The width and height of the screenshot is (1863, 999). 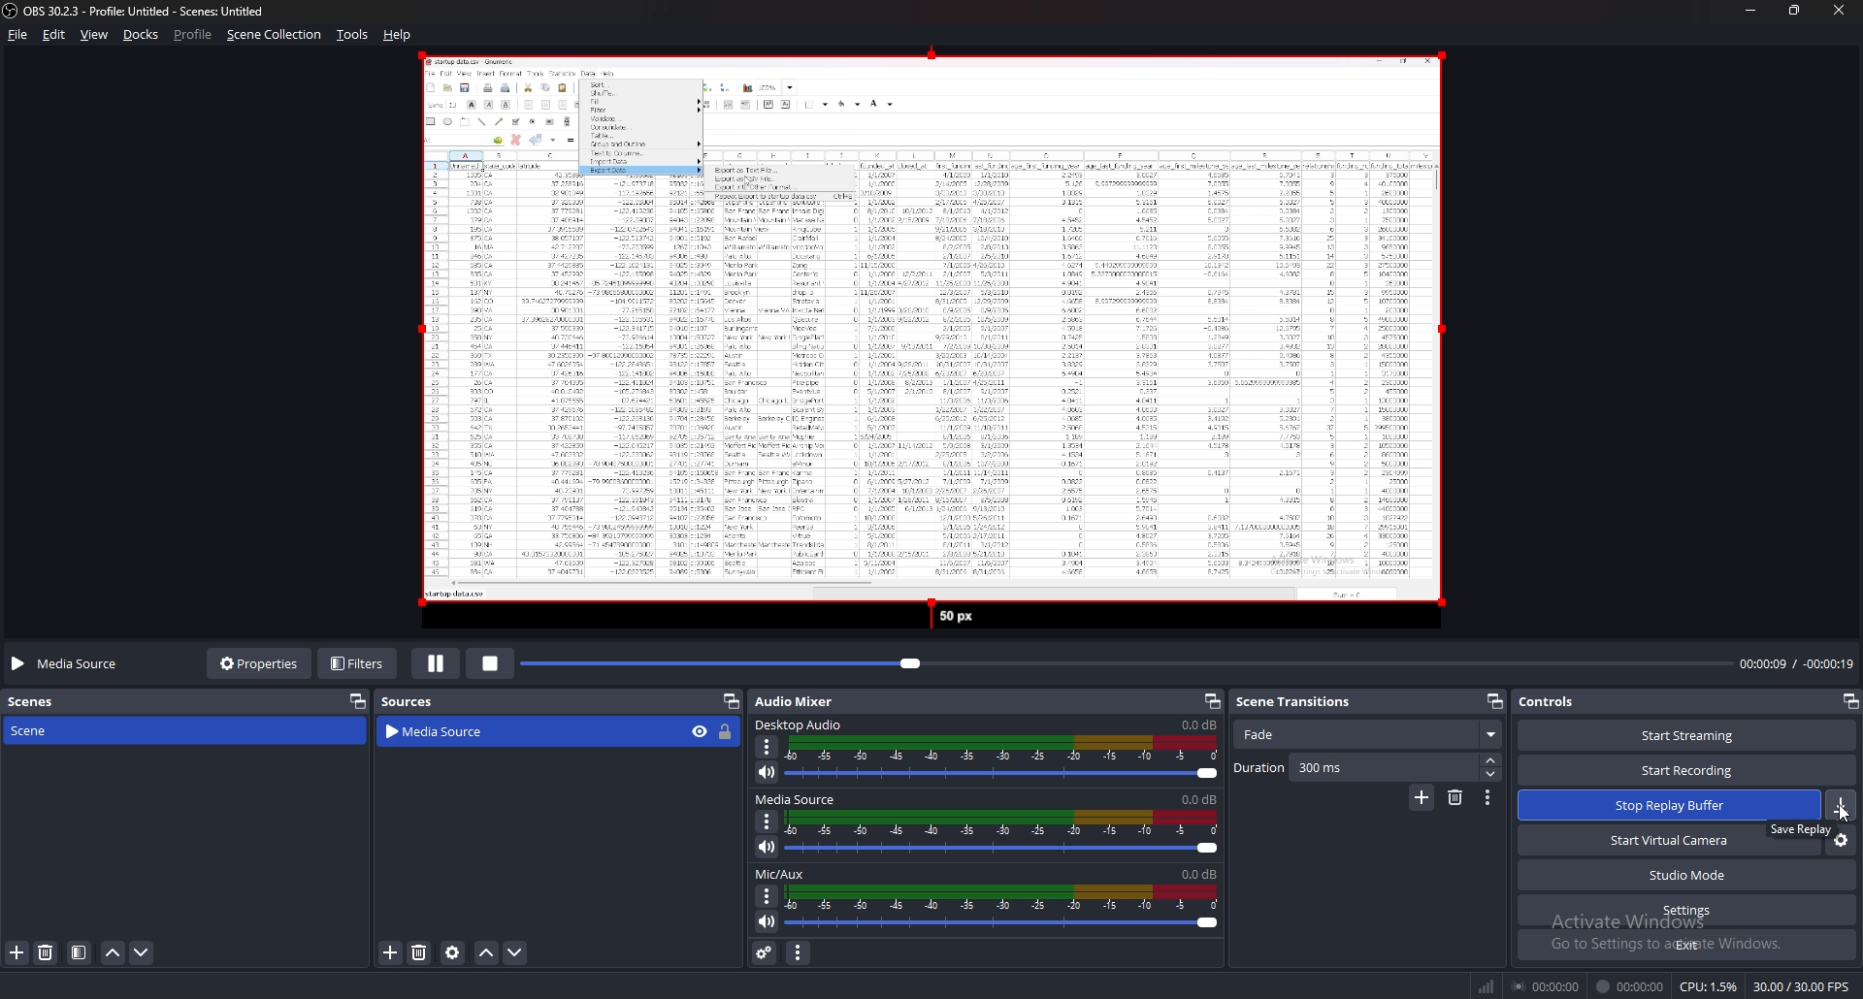 What do you see at coordinates (420, 951) in the screenshot?
I see `delete source` at bounding box center [420, 951].